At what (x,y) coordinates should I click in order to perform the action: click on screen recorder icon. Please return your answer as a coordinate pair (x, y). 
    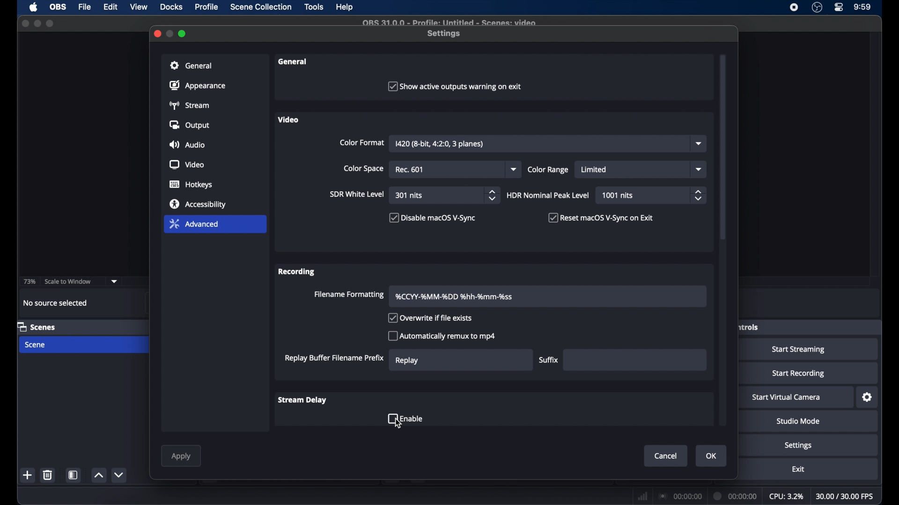
    Looking at the image, I should click on (794, 7).